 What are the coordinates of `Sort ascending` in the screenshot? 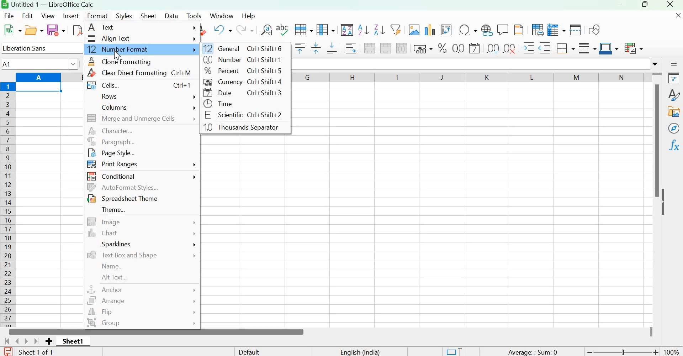 It's located at (364, 30).